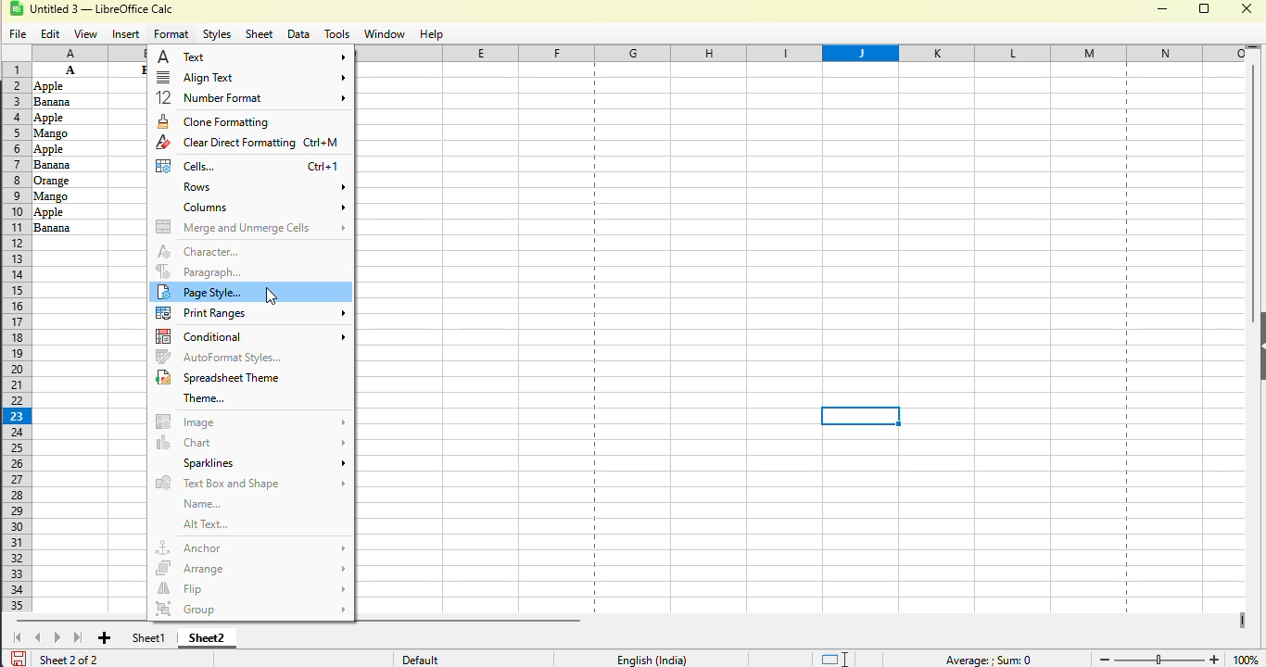  I want to click on Untitled 3 -- (LibreOffice Calc), so click(106, 10).